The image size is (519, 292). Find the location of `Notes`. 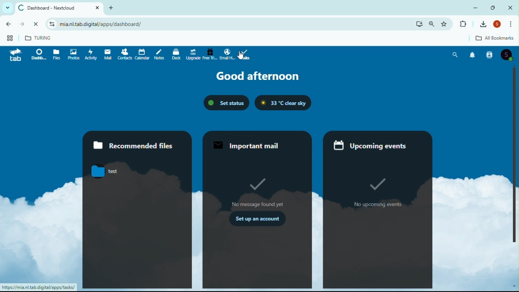

Notes is located at coordinates (160, 56).